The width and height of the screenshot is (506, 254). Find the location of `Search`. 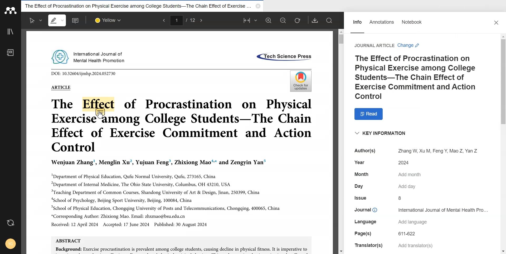

Search is located at coordinates (330, 20).